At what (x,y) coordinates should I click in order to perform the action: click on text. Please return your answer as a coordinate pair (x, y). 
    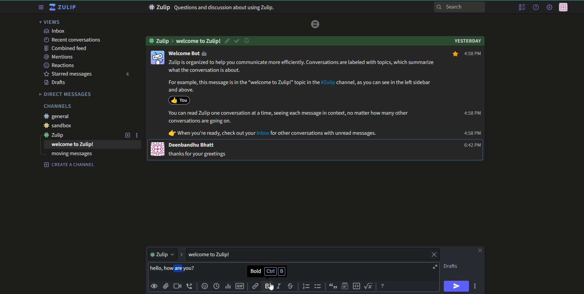
    Looking at the image, I should click on (451, 266).